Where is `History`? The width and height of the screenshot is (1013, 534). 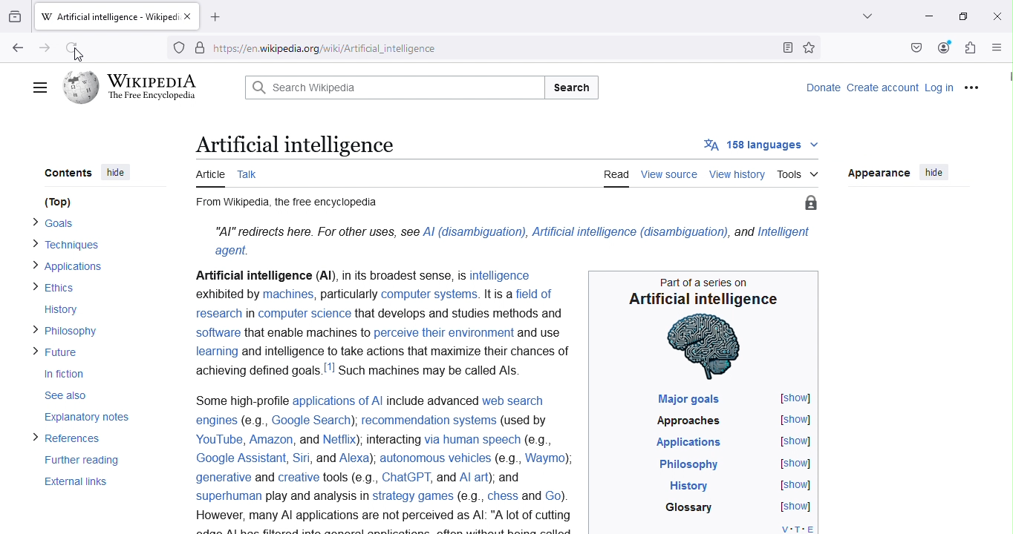 History is located at coordinates (54, 312).